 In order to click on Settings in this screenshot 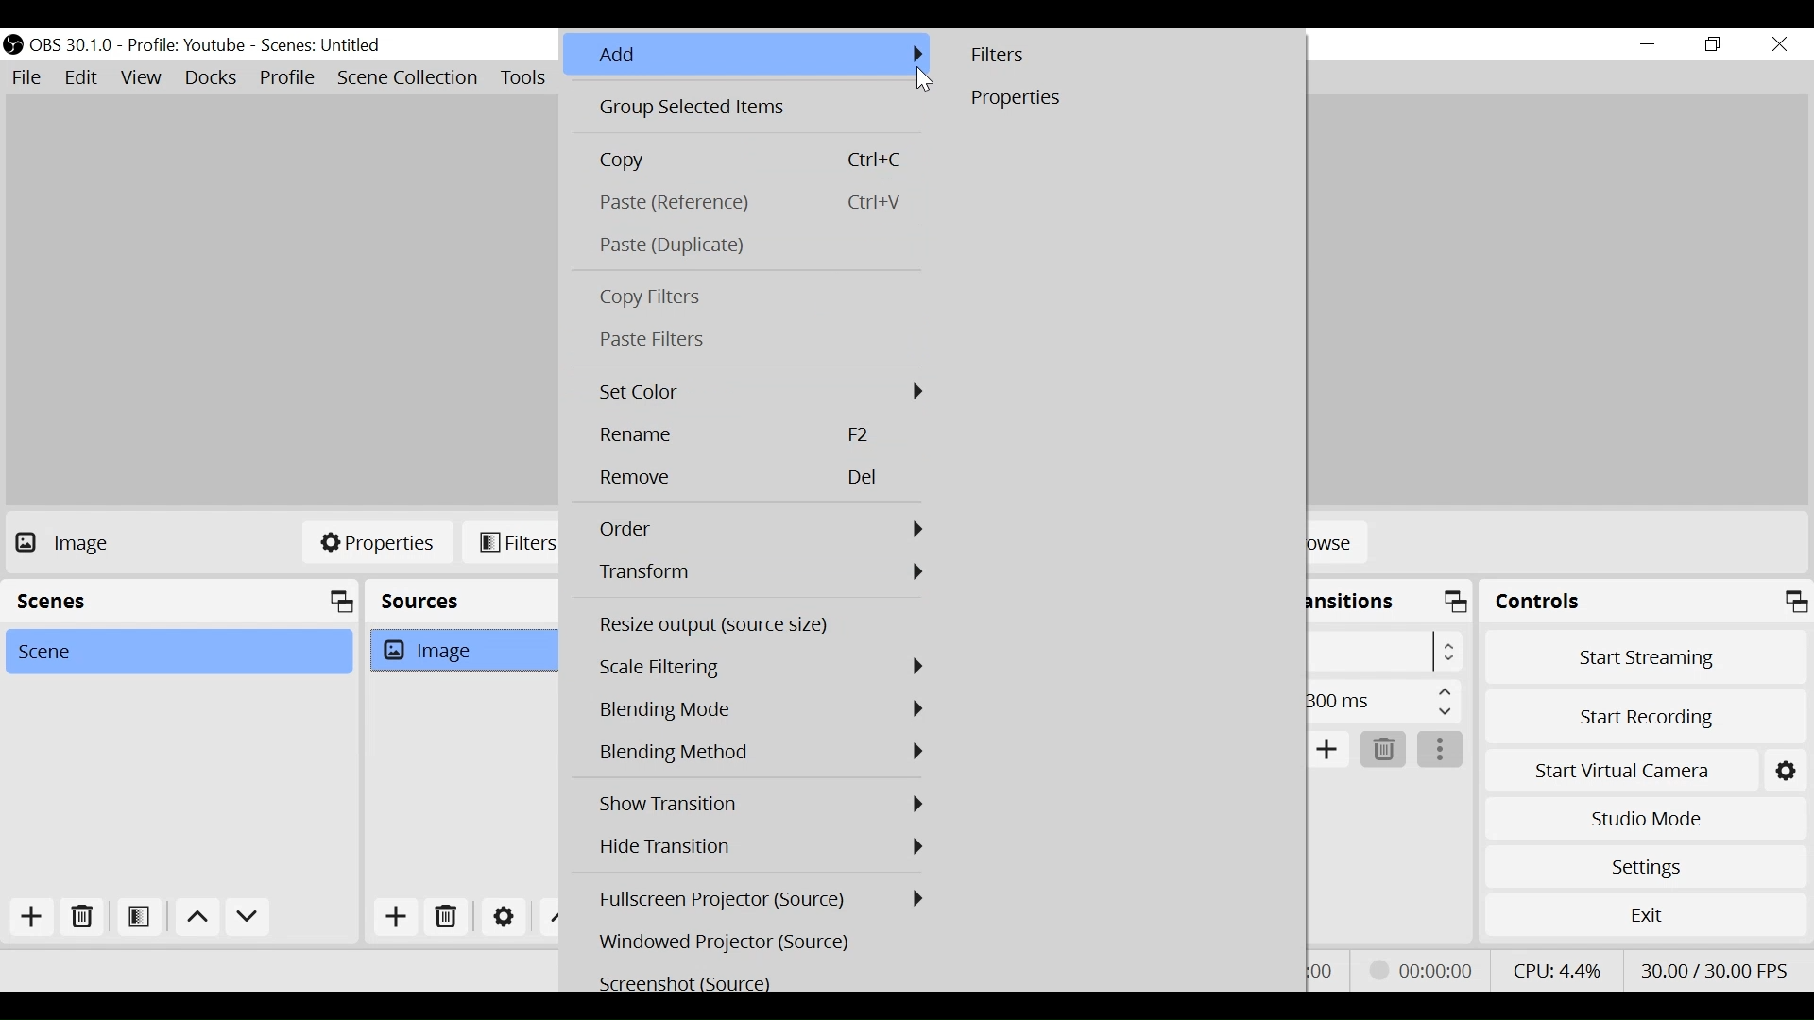, I will do `click(504, 916)`.